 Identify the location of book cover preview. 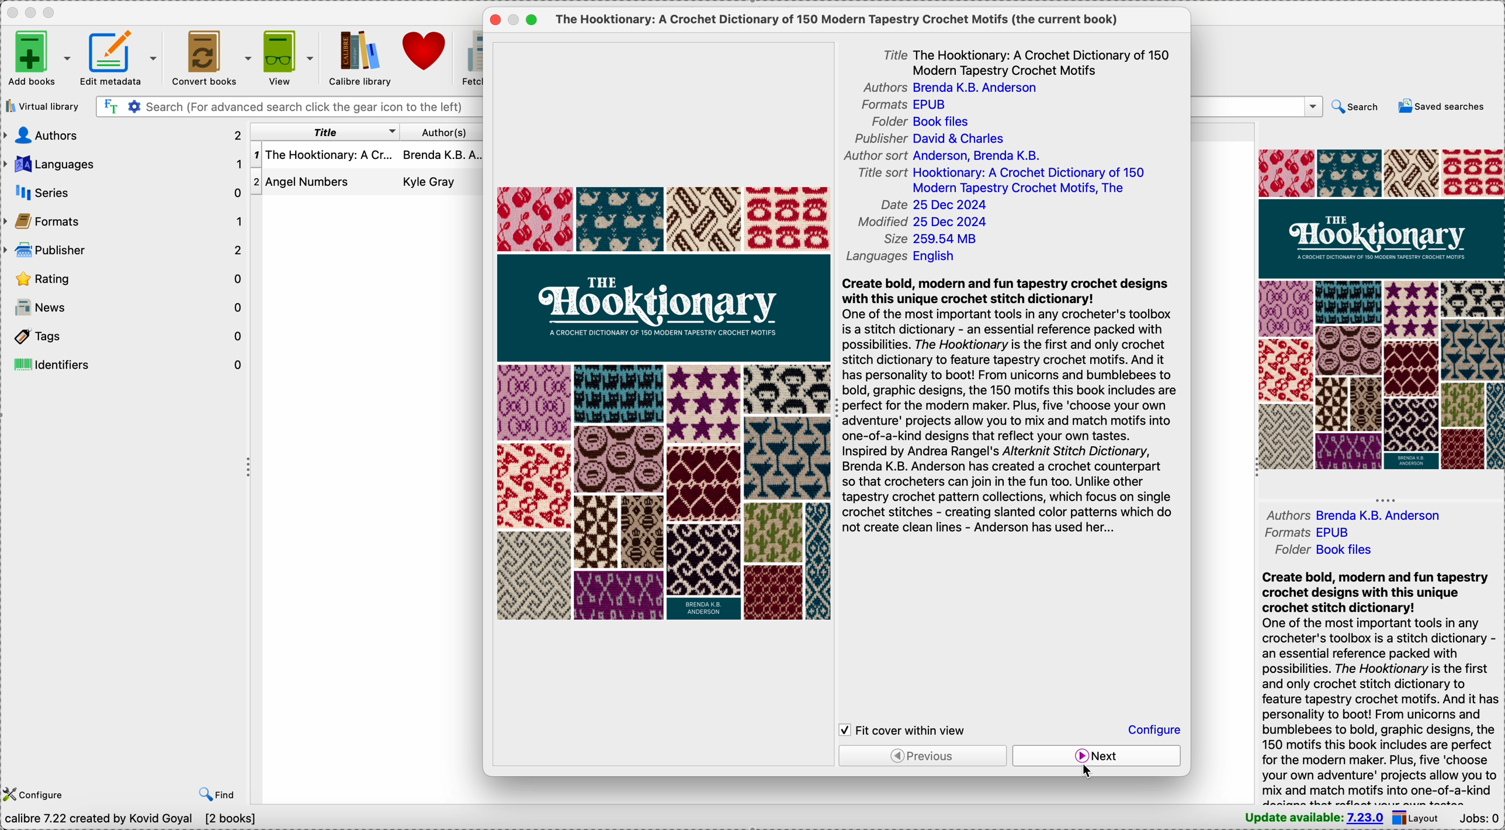
(1381, 308).